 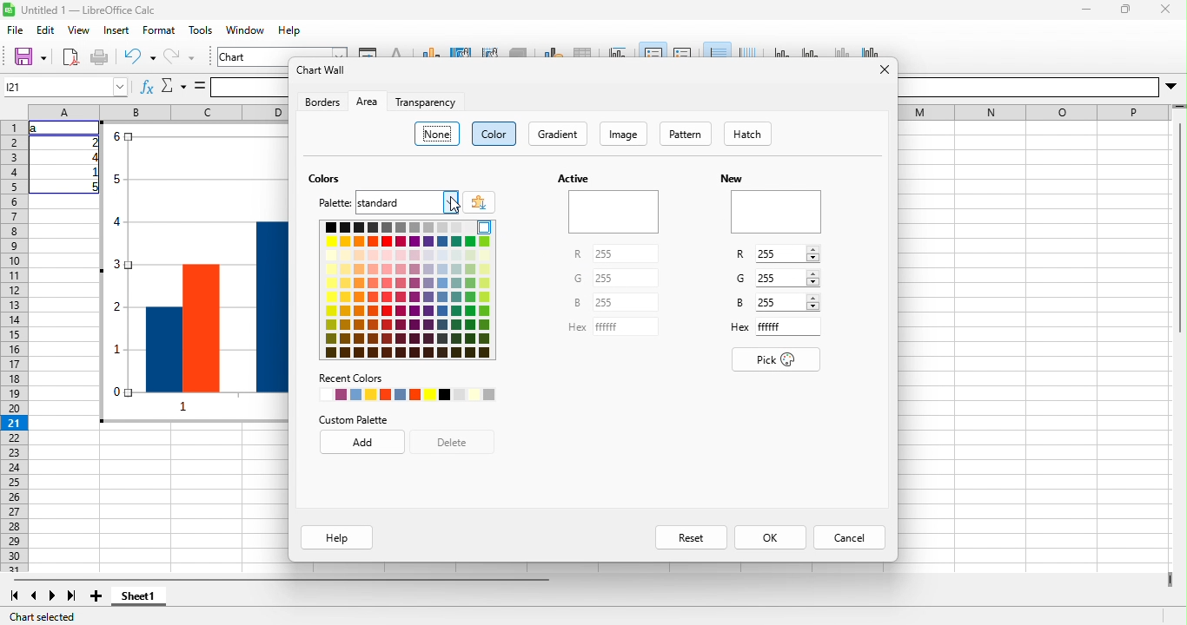 I want to click on add sheet, so click(x=96, y=595).